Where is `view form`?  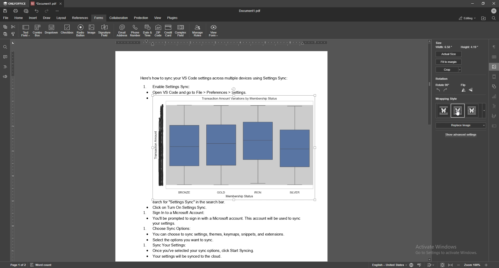 view form is located at coordinates (214, 30).